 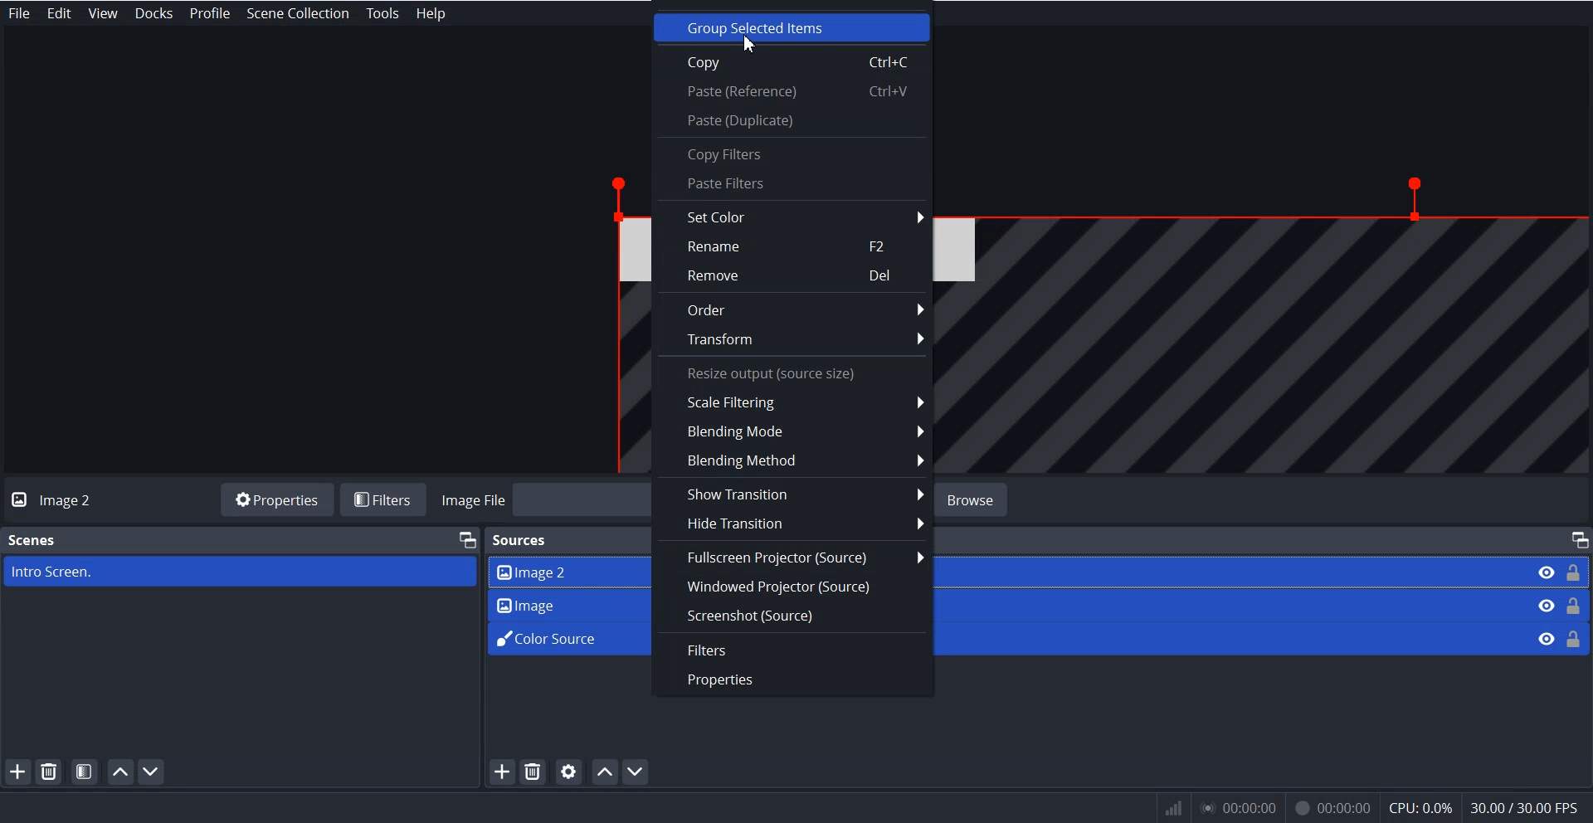 What do you see at coordinates (563, 571) in the screenshot?
I see `Image 2` at bounding box center [563, 571].